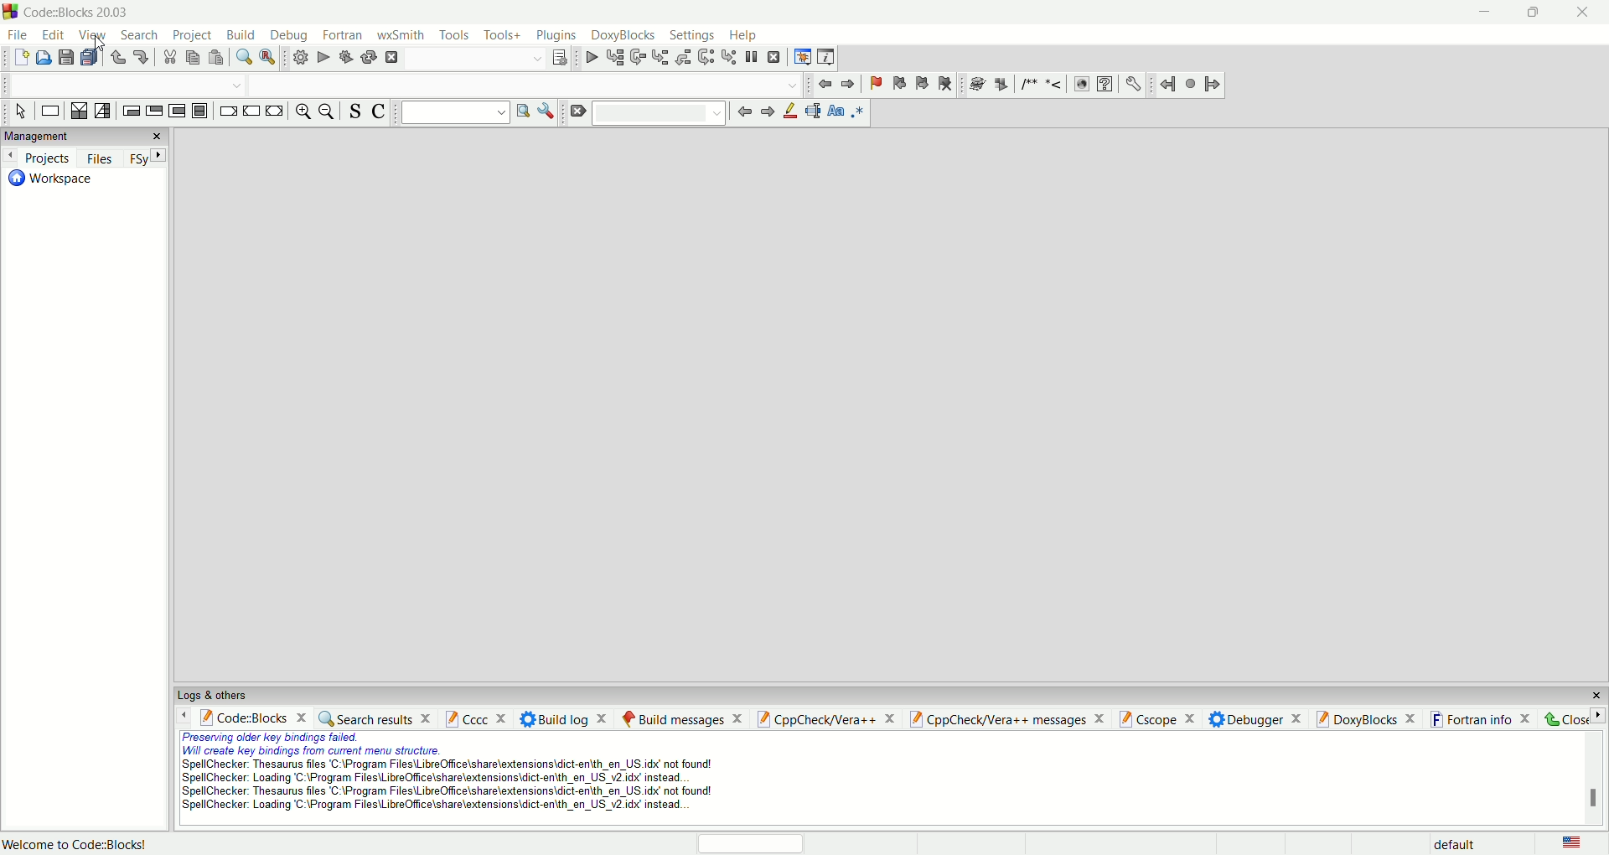 The image size is (1609, 855). I want to click on next, so click(767, 112).